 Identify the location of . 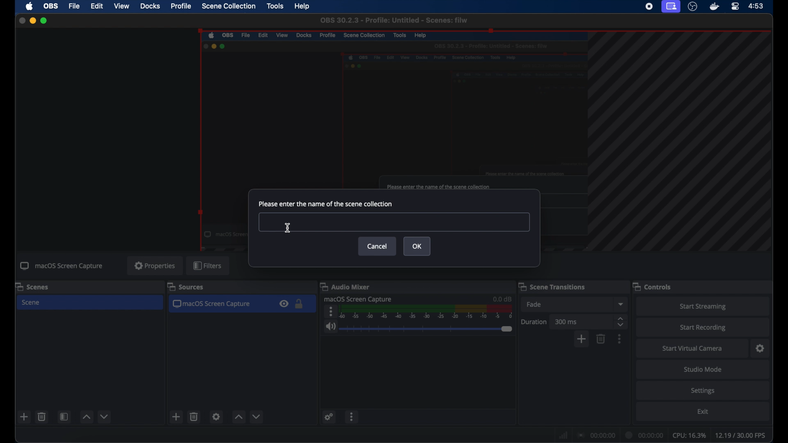
(393, 222).